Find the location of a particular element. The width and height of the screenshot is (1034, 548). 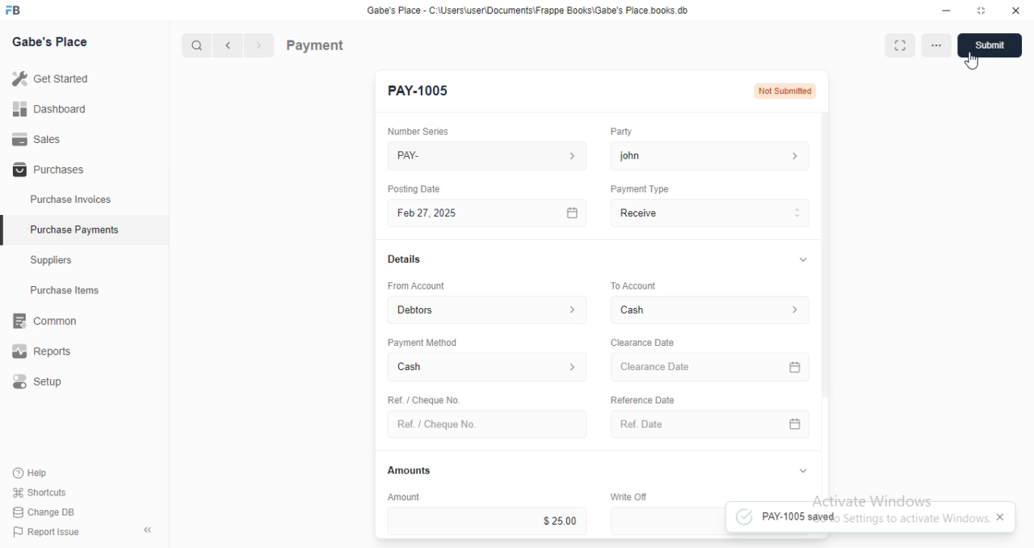

Payment is located at coordinates (316, 44).